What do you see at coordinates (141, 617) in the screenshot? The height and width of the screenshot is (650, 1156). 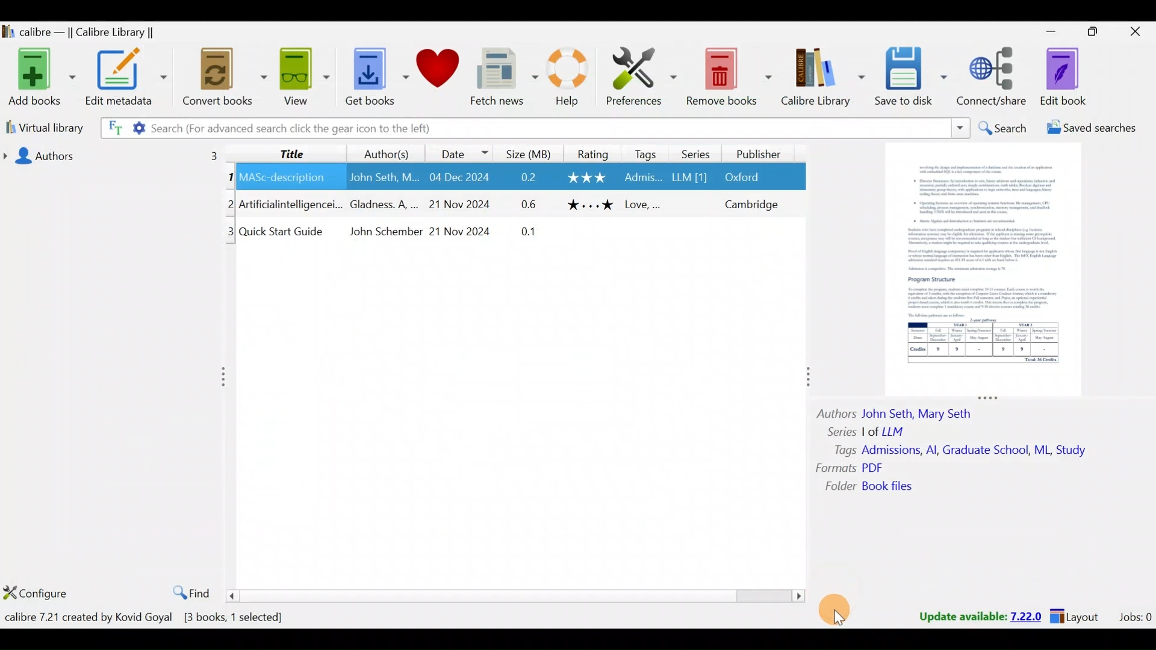 I see `Books count` at bounding box center [141, 617].